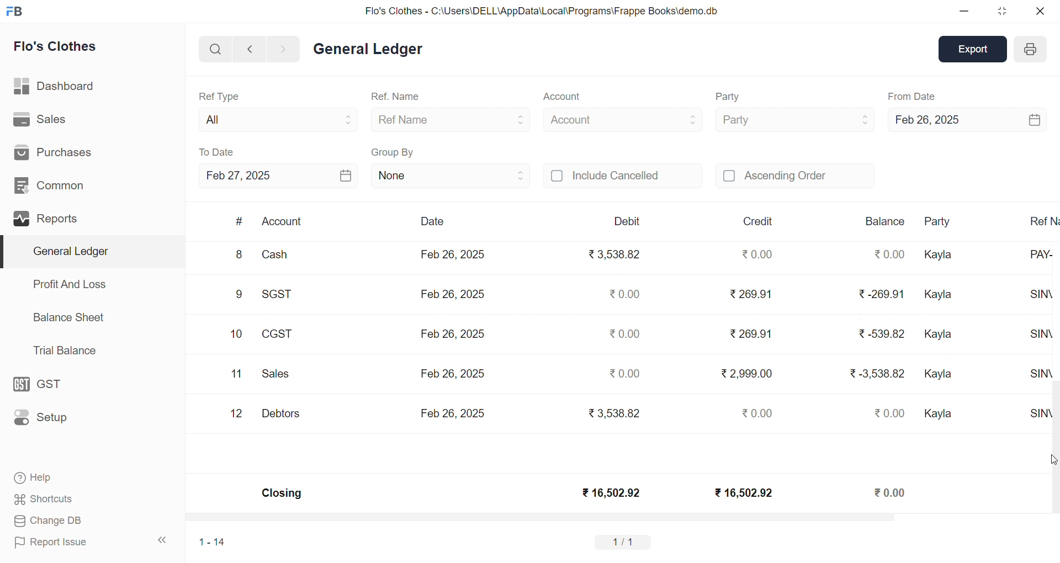  I want to click on Ref Name, so click(452, 119).